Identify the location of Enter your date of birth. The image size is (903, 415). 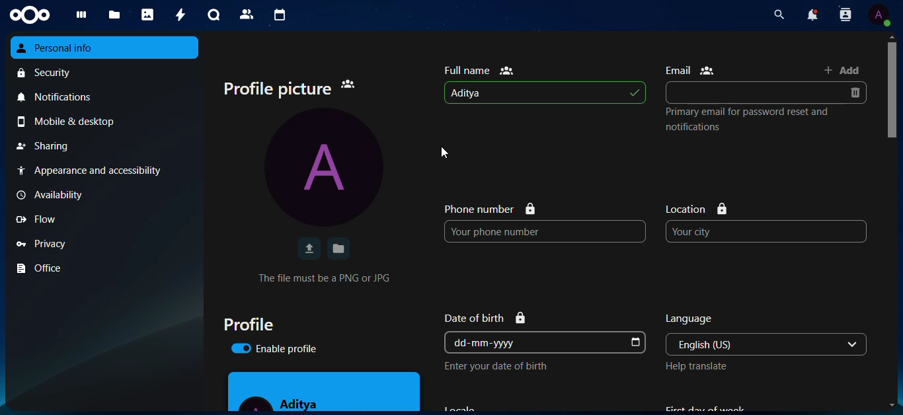
(495, 366).